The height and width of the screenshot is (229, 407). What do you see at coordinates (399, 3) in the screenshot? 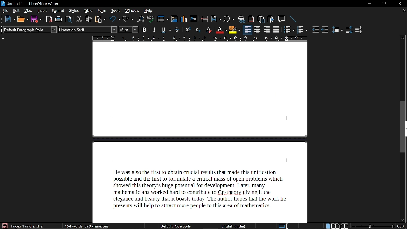
I see `close Close` at bounding box center [399, 3].